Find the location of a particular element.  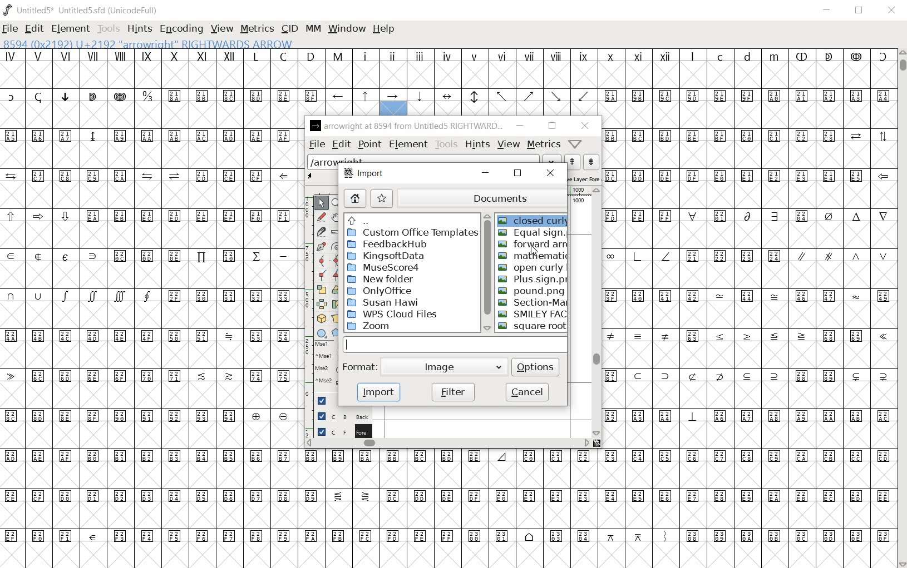

add a curve point is located at coordinates (321, 261).